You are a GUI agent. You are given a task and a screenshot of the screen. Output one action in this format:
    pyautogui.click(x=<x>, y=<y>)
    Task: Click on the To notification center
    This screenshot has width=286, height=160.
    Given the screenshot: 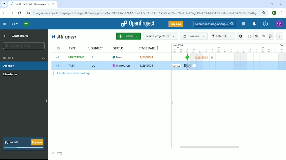 What is the action you would take?
    pyautogui.click(x=254, y=24)
    